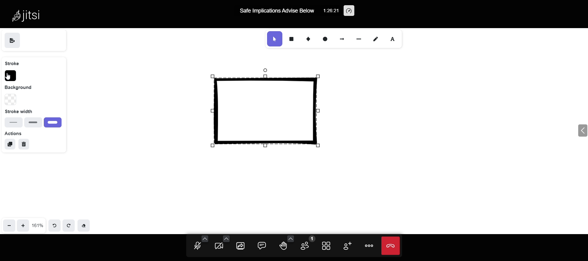 This screenshot has height=261, width=588. I want to click on audio setting, so click(204, 238).